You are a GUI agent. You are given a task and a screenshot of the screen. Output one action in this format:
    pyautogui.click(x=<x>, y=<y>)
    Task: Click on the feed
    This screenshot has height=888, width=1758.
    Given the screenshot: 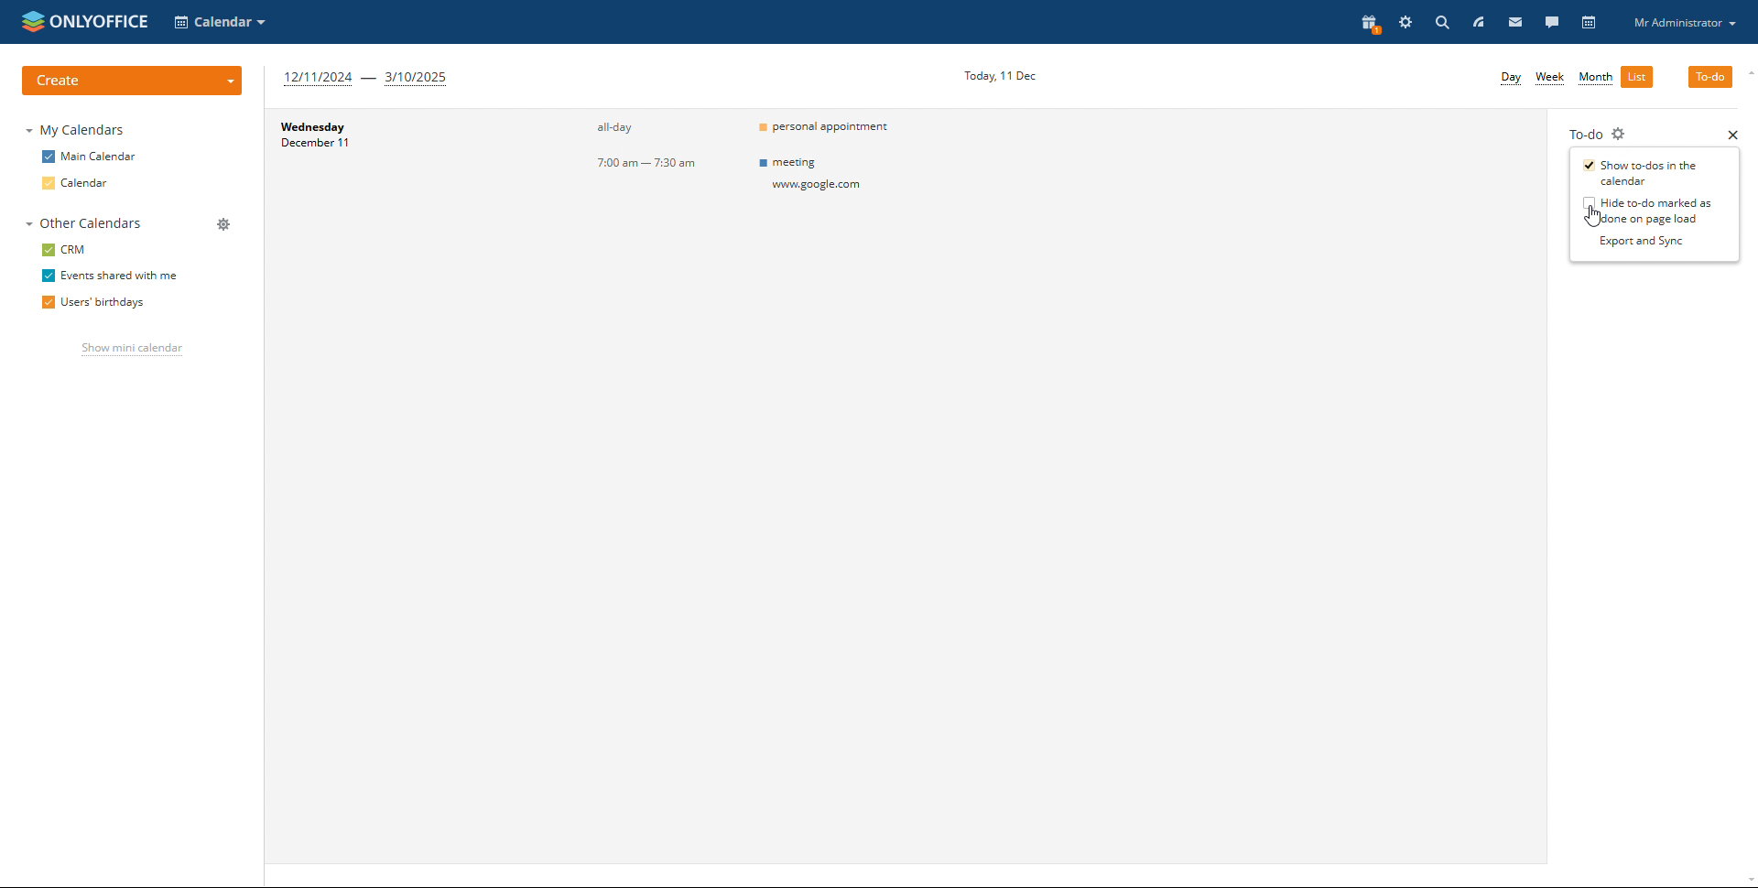 What is the action you would take?
    pyautogui.click(x=1480, y=21)
    